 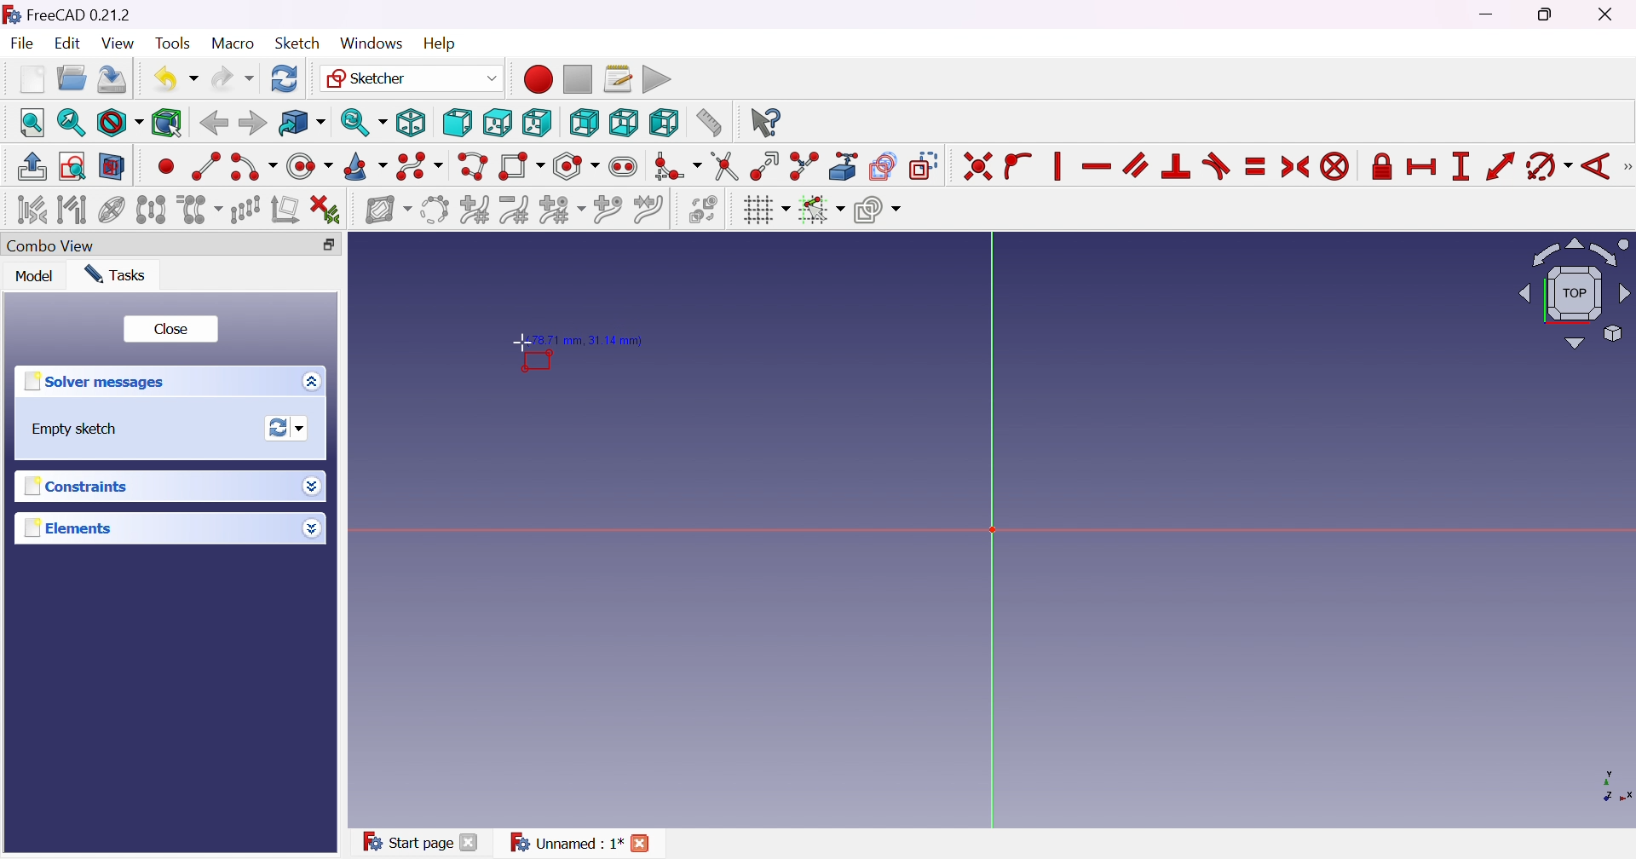 What do you see at coordinates (877, 209) in the screenshot?
I see `Configure rendering order` at bounding box center [877, 209].